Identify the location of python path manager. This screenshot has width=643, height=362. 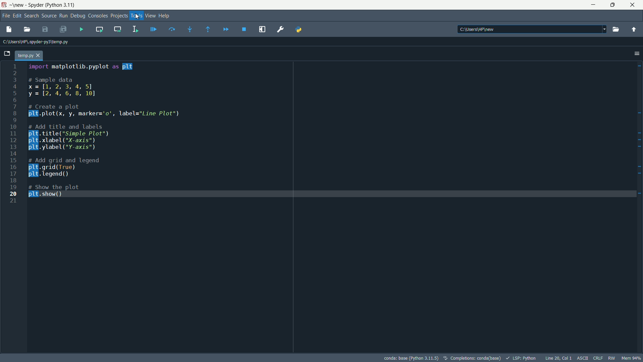
(298, 29).